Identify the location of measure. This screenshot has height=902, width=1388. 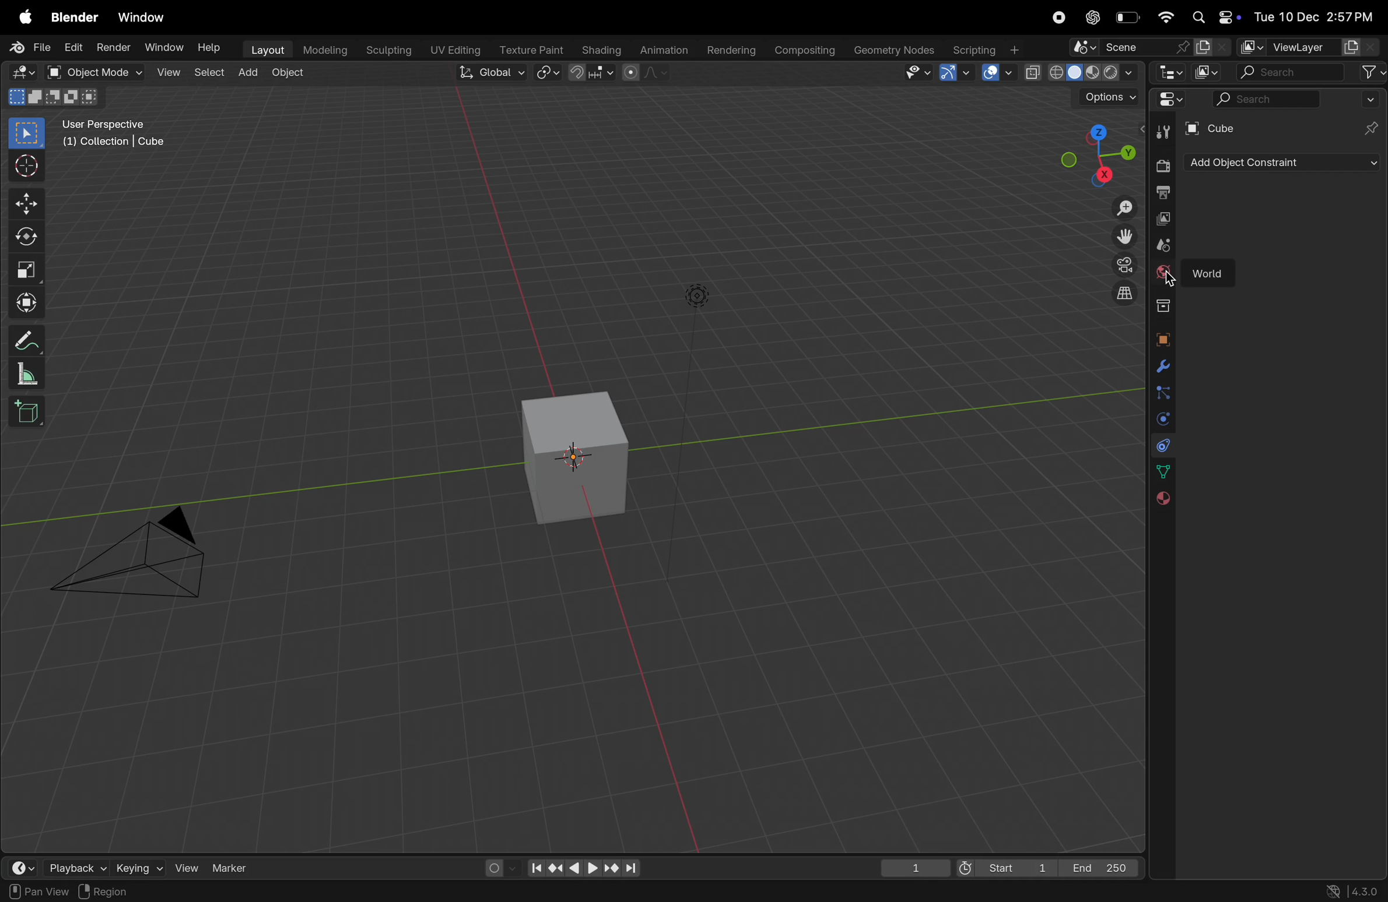
(27, 374).